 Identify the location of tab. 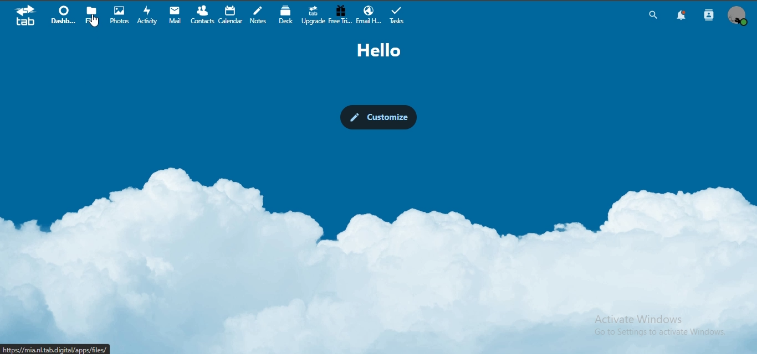
(26, 17).